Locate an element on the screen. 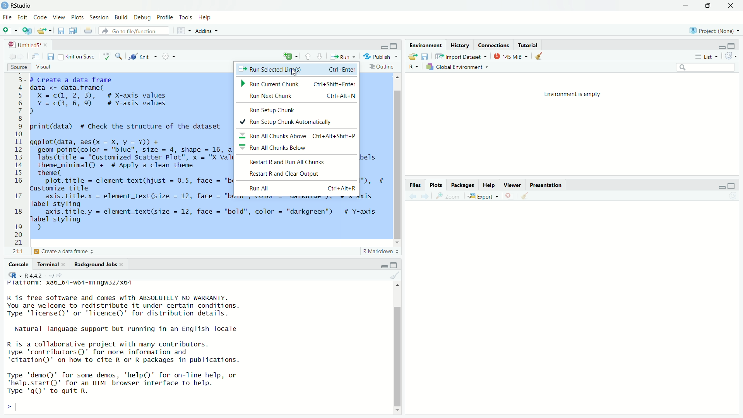 Image resolution: width=743 pixels, height=418 pixels. Visual is located at coordinates (42, 67).